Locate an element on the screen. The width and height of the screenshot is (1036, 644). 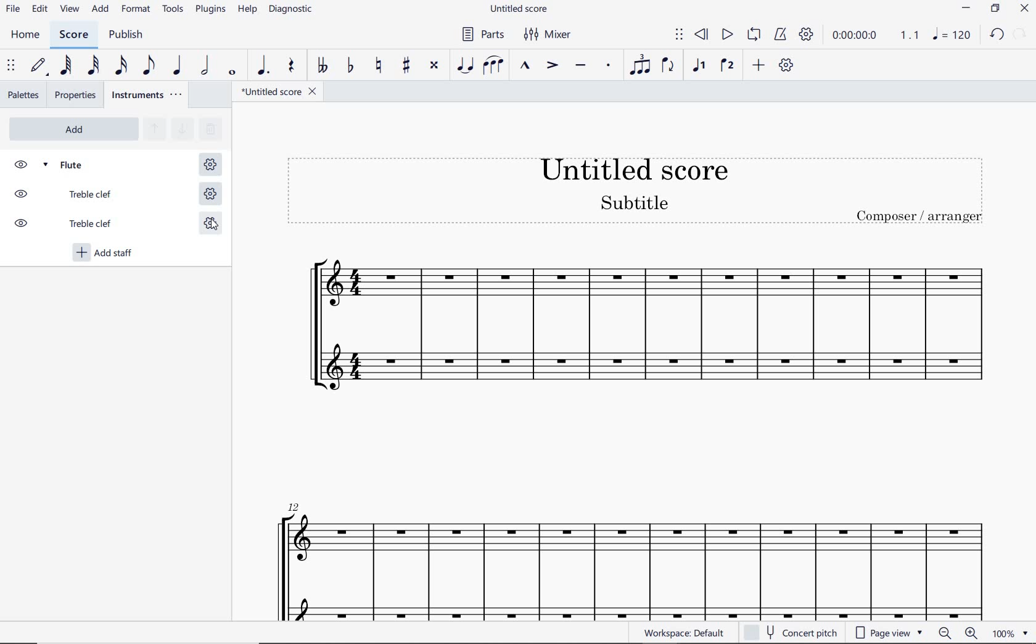
FILE NAME is located at coordinates (519, 8).